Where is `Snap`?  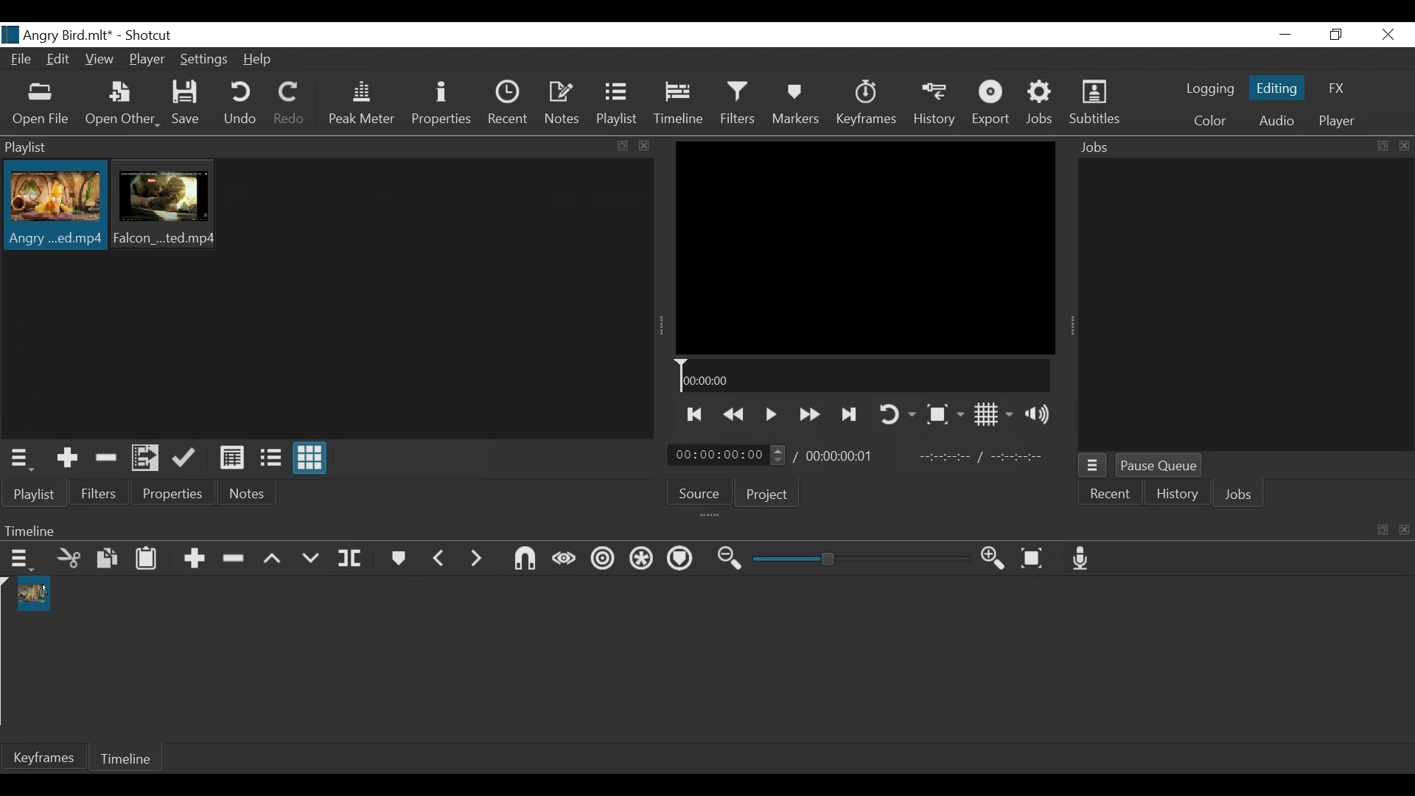
Snap is located at coordinates (525, 560).